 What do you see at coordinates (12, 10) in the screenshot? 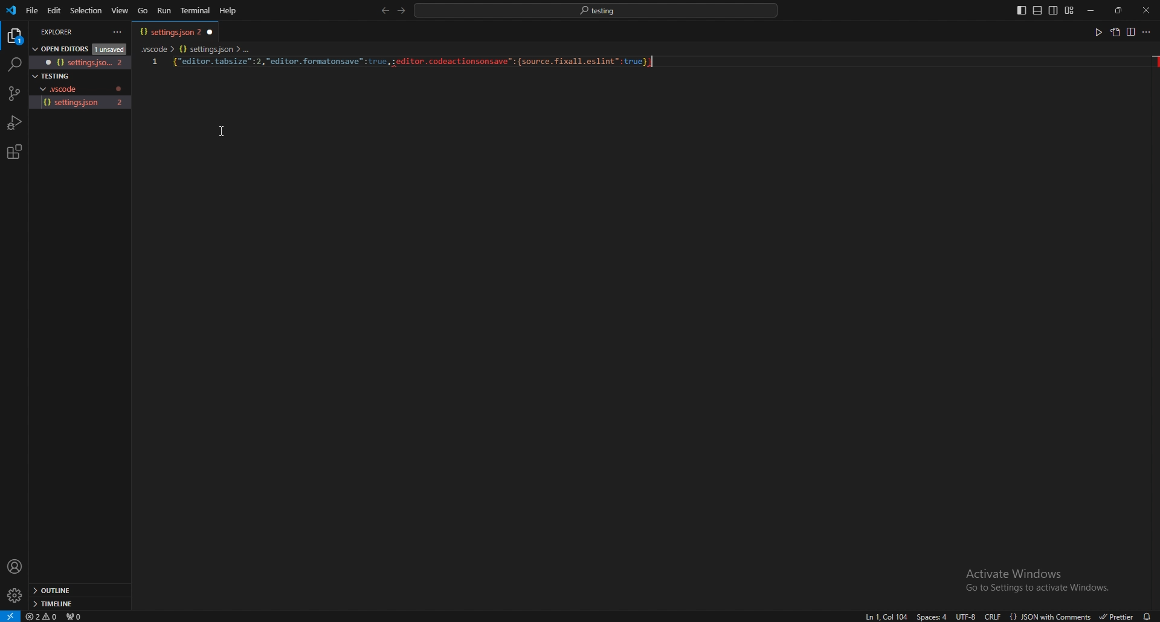
I see `vscode` at bounding box center [12, 10].